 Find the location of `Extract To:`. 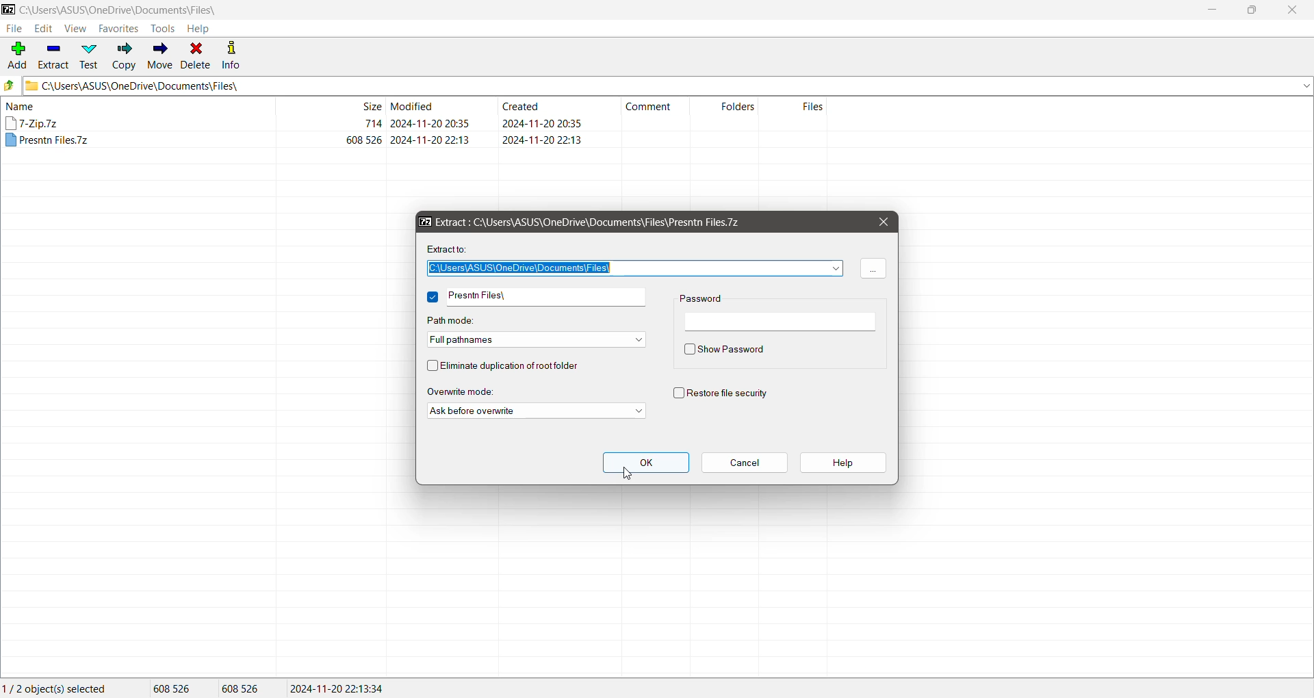

Extract To: is located at coordinates (448, 249).